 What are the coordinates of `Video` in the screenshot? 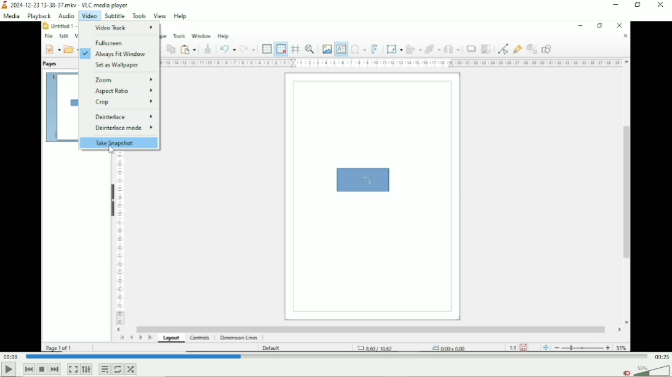 It's located at (89, 17).